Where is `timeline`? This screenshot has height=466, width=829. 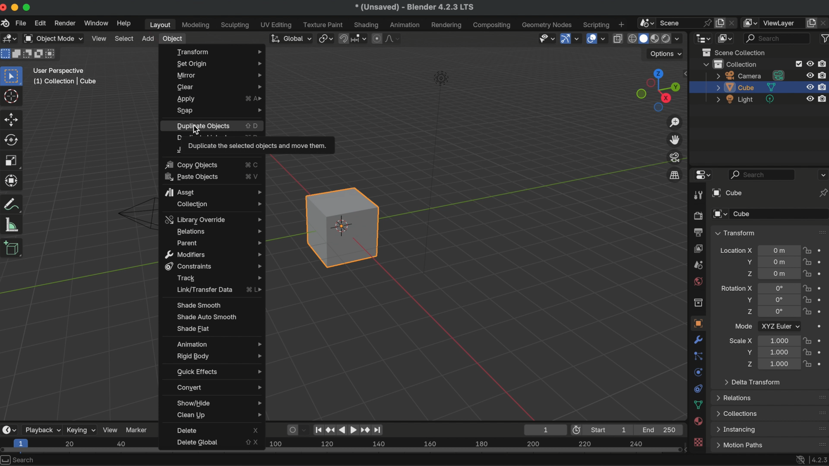 timeline is located at coordinates (80, 445).